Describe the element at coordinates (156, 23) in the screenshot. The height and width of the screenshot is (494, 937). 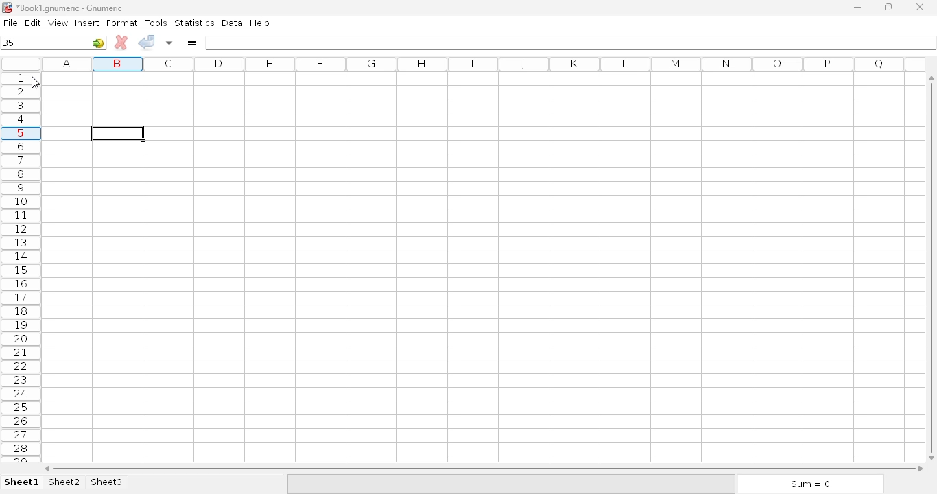
I see `tools` at that location.